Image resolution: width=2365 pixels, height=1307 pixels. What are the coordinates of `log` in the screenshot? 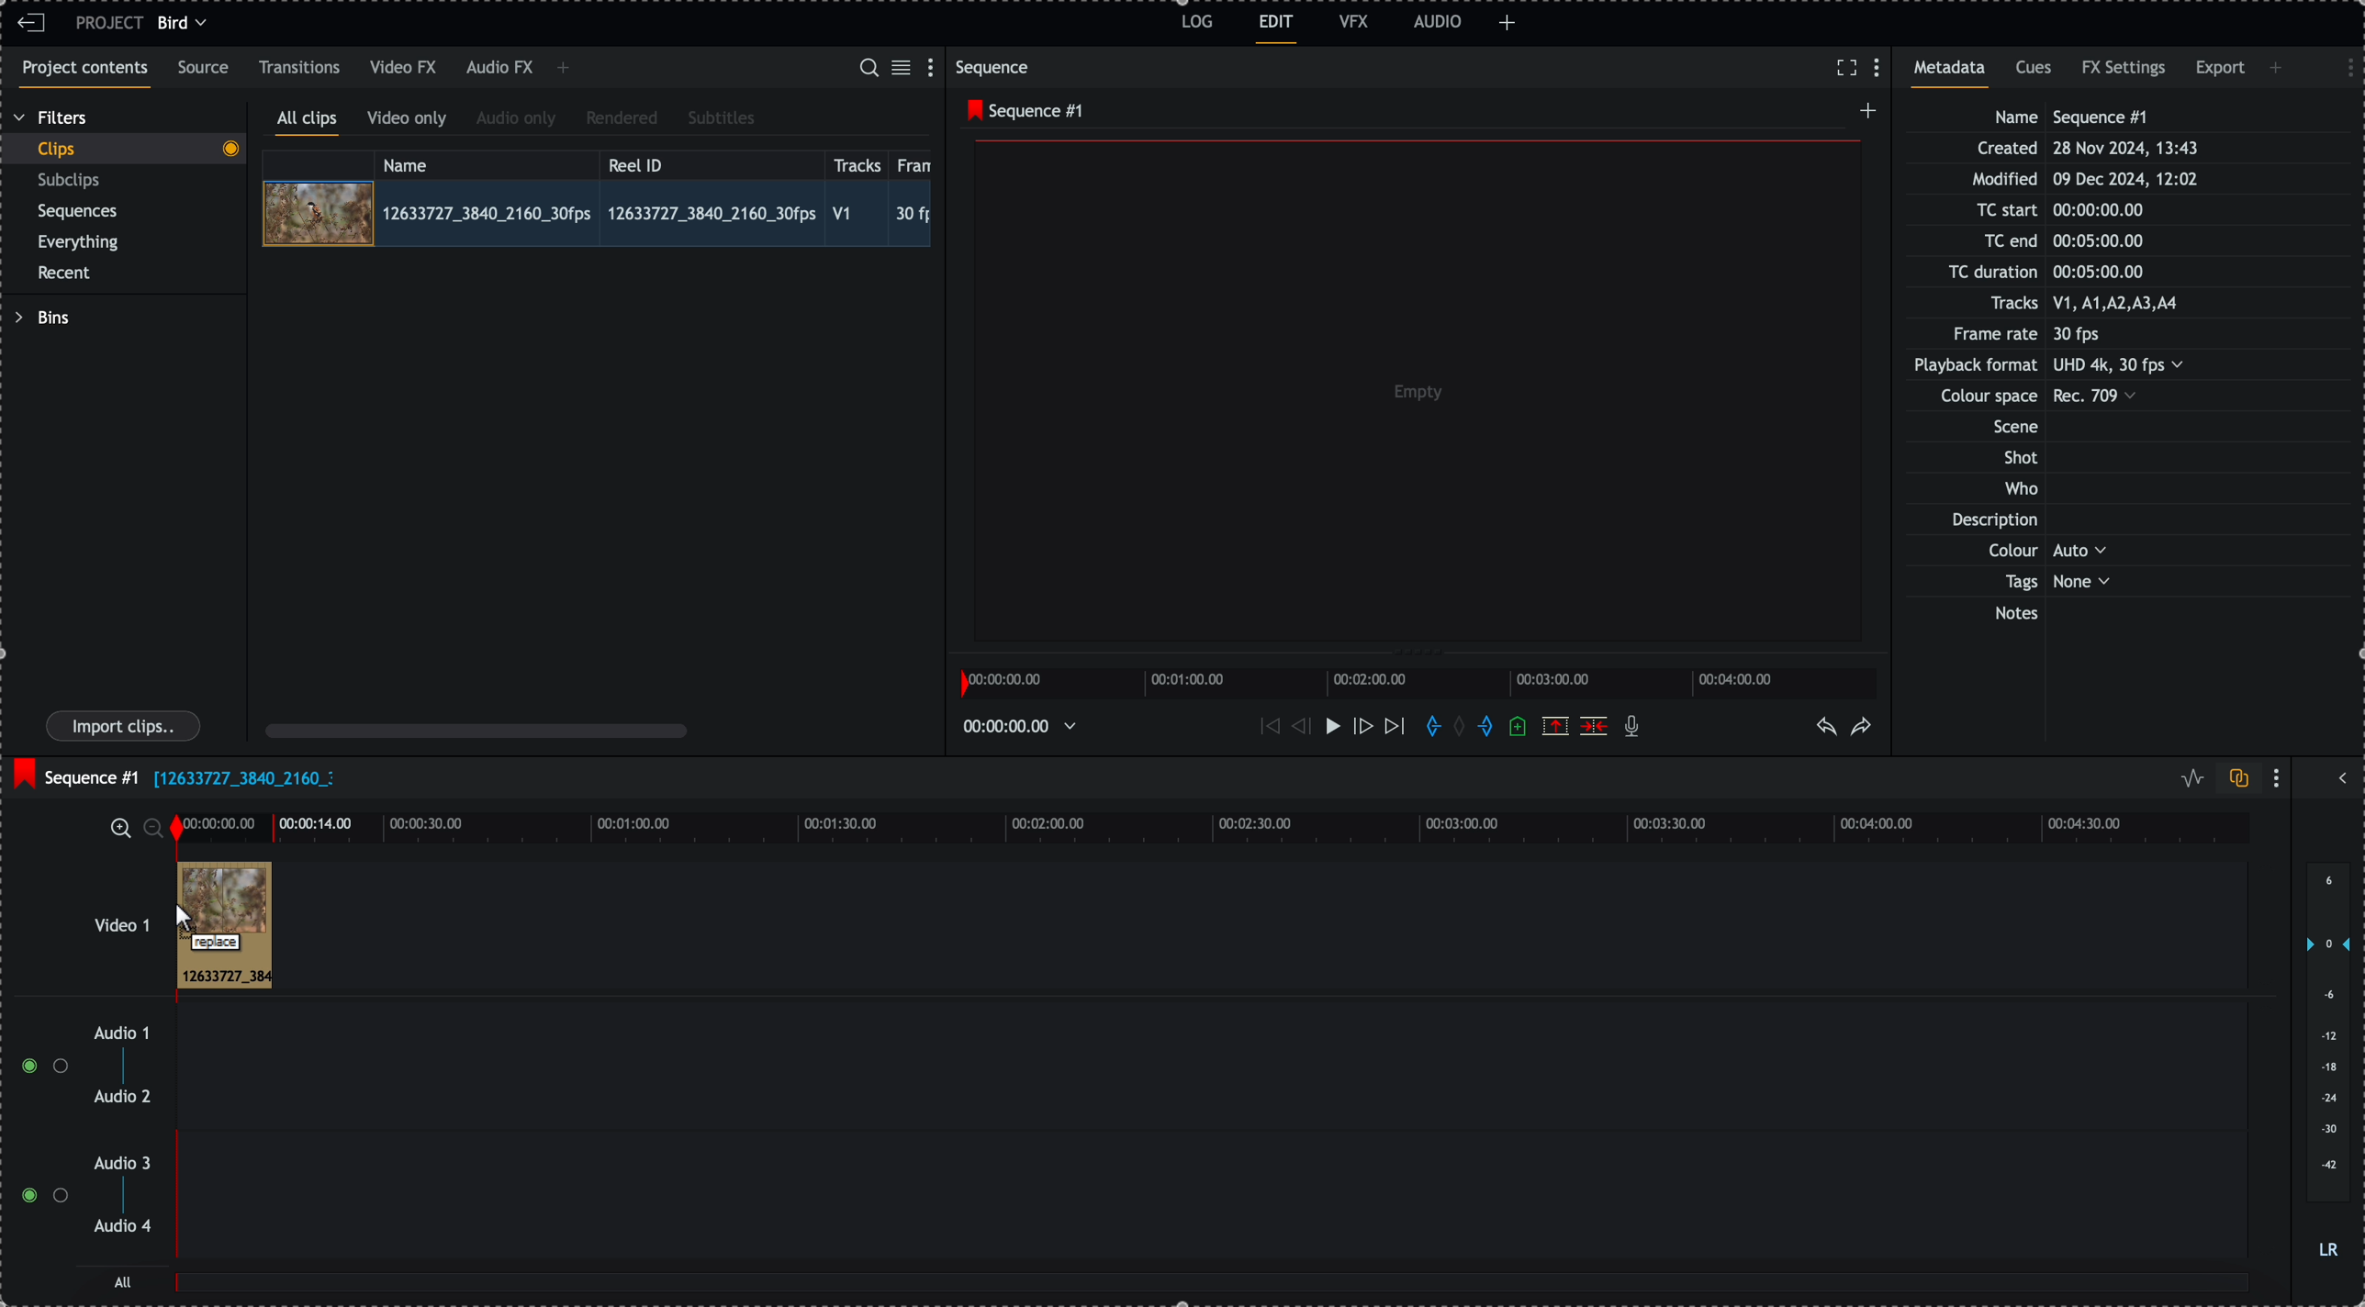 It's located at (1194, 25).